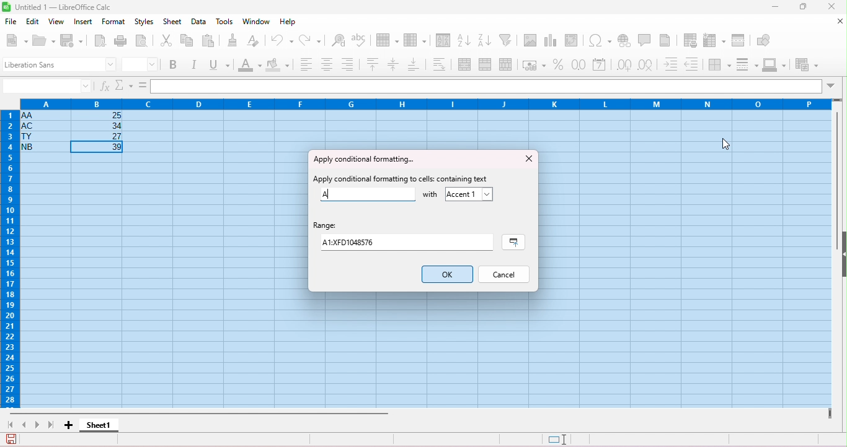  I want to click on insert, so click(82, 22).